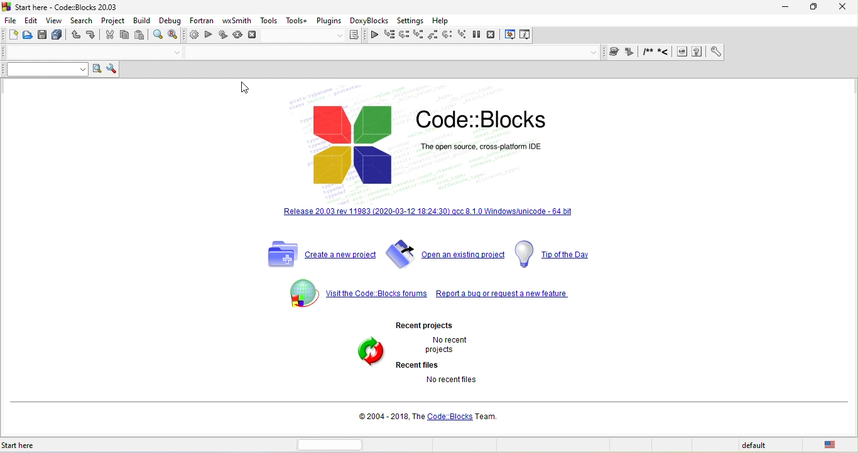 The image size is (858, 453). Describe the element at coordinates (420, 35) in the screenshot. I see `step into` at that location.